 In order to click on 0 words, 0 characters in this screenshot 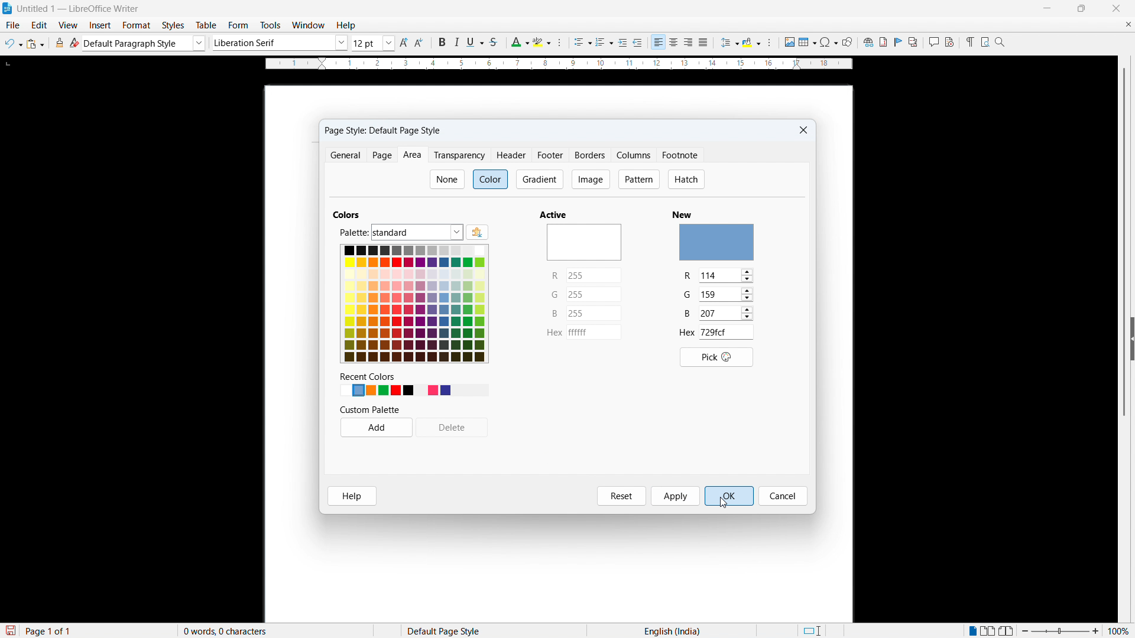, I will do `click(226, 631)`.